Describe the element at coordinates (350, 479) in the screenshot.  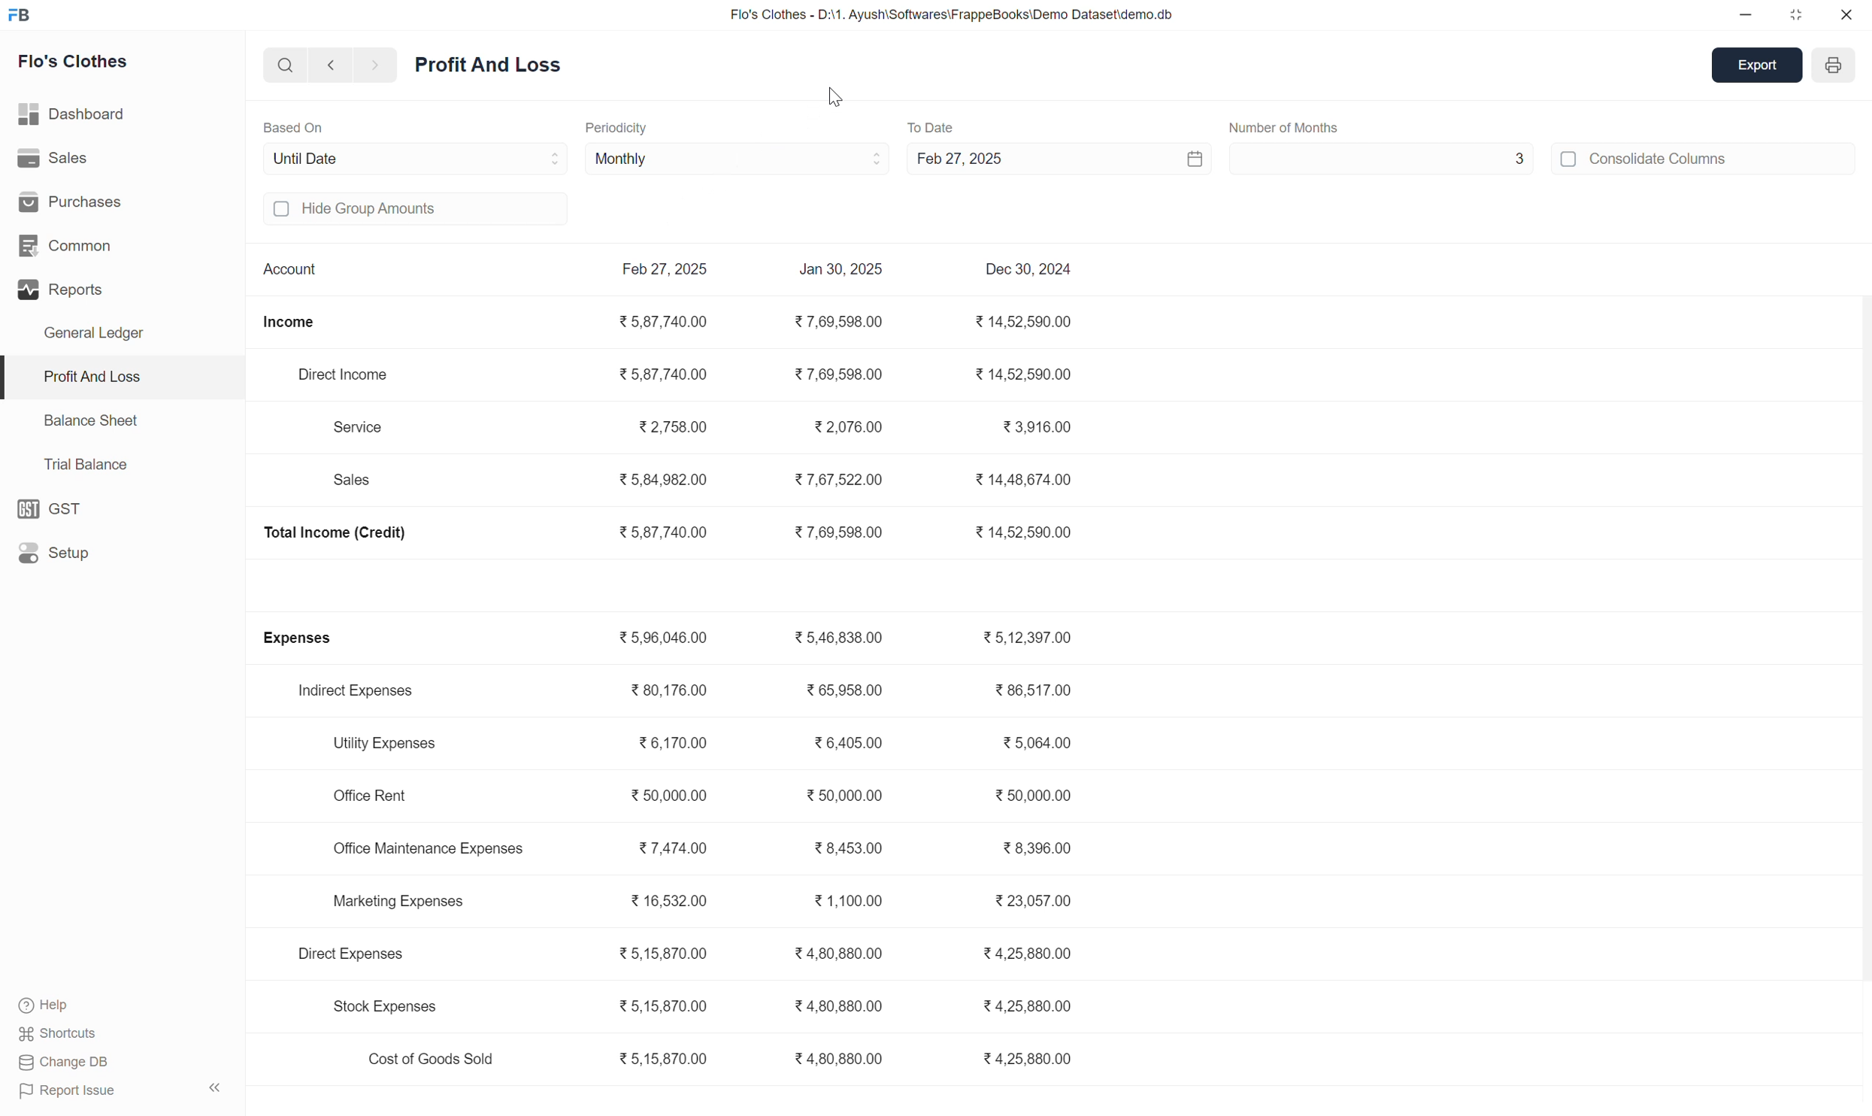
I see `Sales` at that location.